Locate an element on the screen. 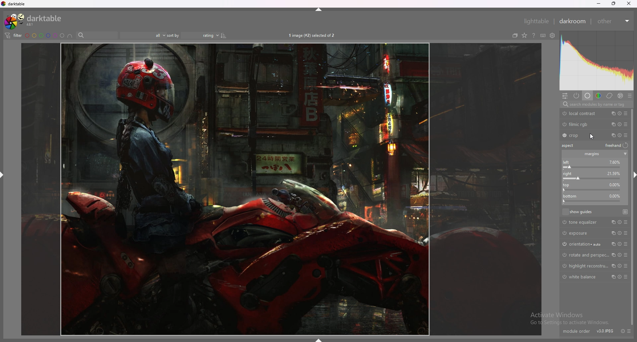 The width and height of the screenshot is (637, 342). color label is located at coordinates (45, 35).